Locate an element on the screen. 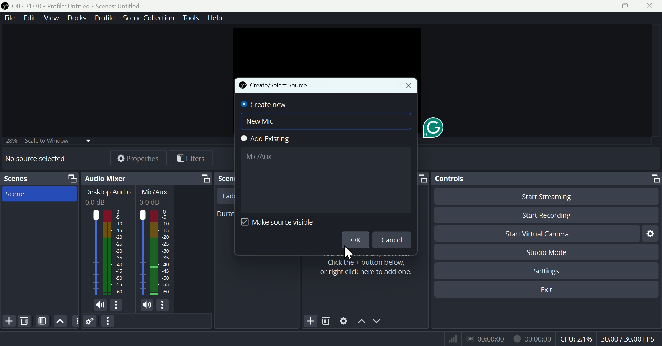  Controls is located at coordinates (548, 179).